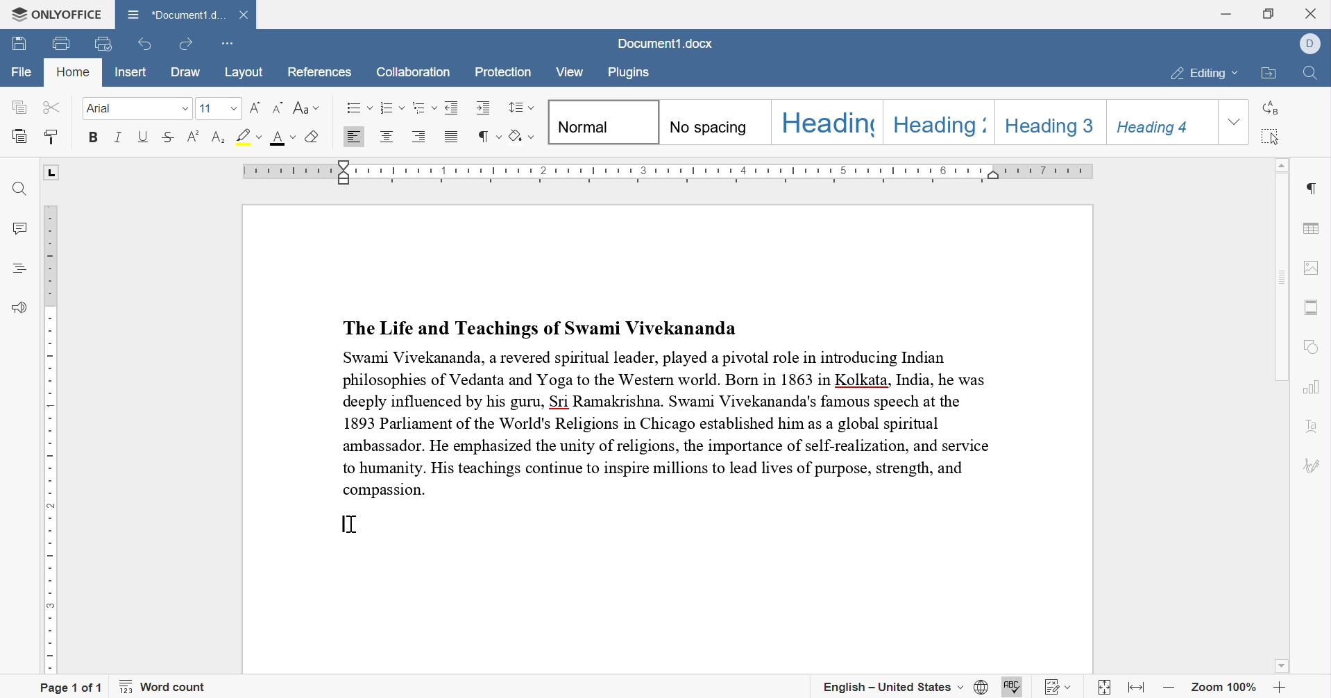  Describe the element at coordinates (1310, 468) in the screenshot. I see `signature settings` at that location.